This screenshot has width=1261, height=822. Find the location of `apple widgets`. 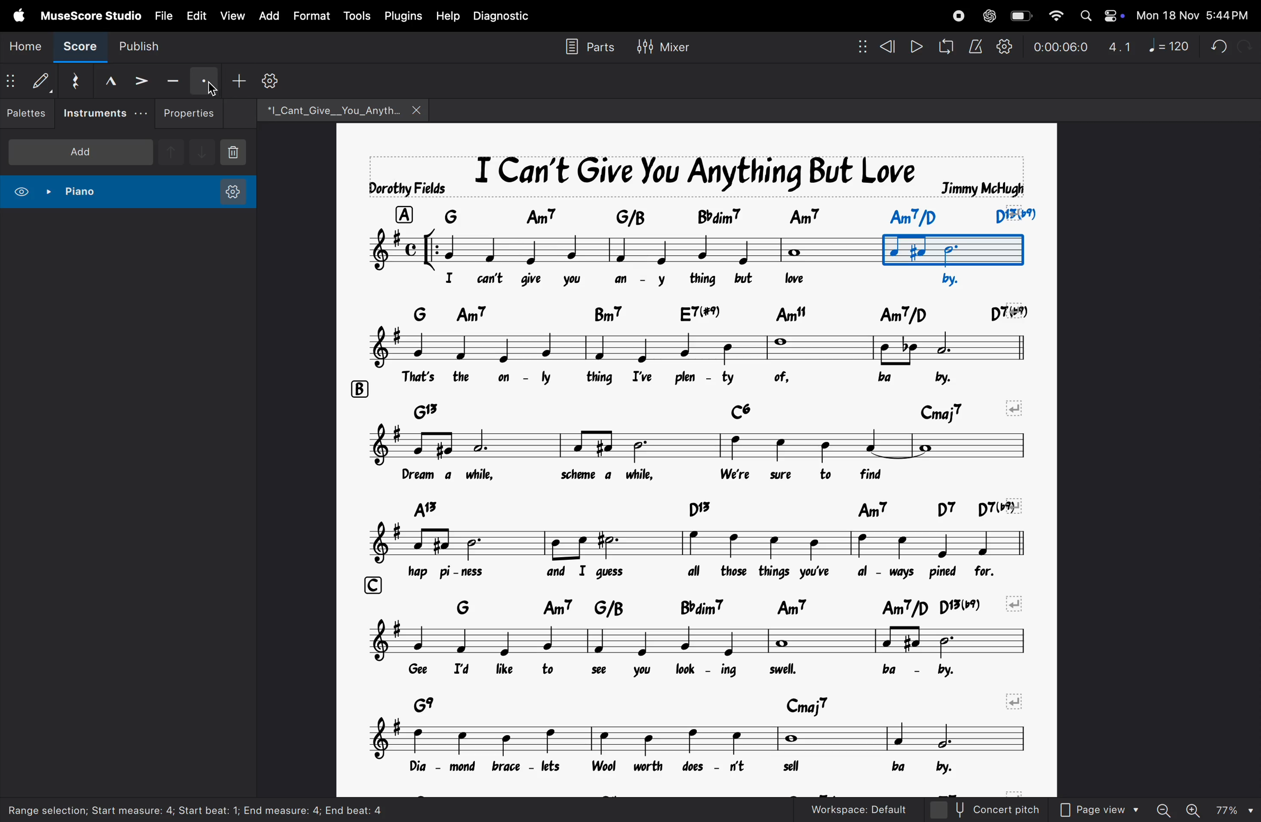

apple widgets is located at coordinates (1099, 15).